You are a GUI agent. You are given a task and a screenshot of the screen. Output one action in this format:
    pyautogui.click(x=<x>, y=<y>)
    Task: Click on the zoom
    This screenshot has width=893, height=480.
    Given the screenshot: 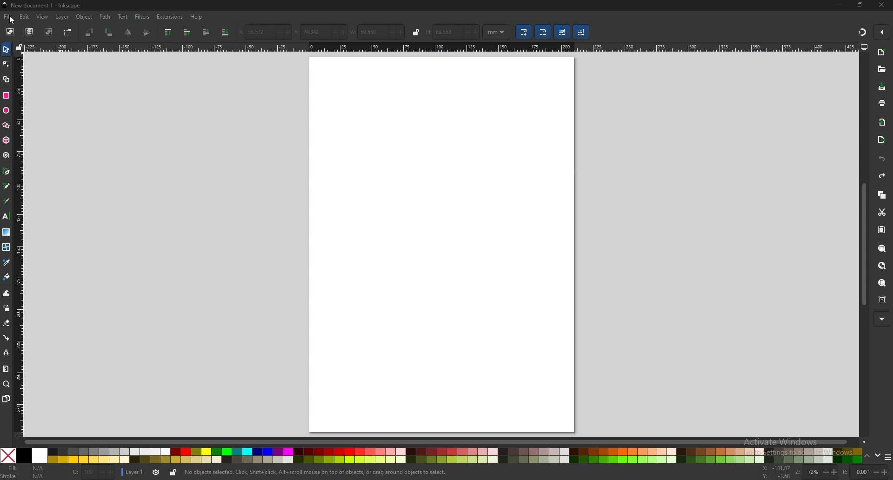 What is the action you would take?
    pyautogui.click(x=805, y=473)
    